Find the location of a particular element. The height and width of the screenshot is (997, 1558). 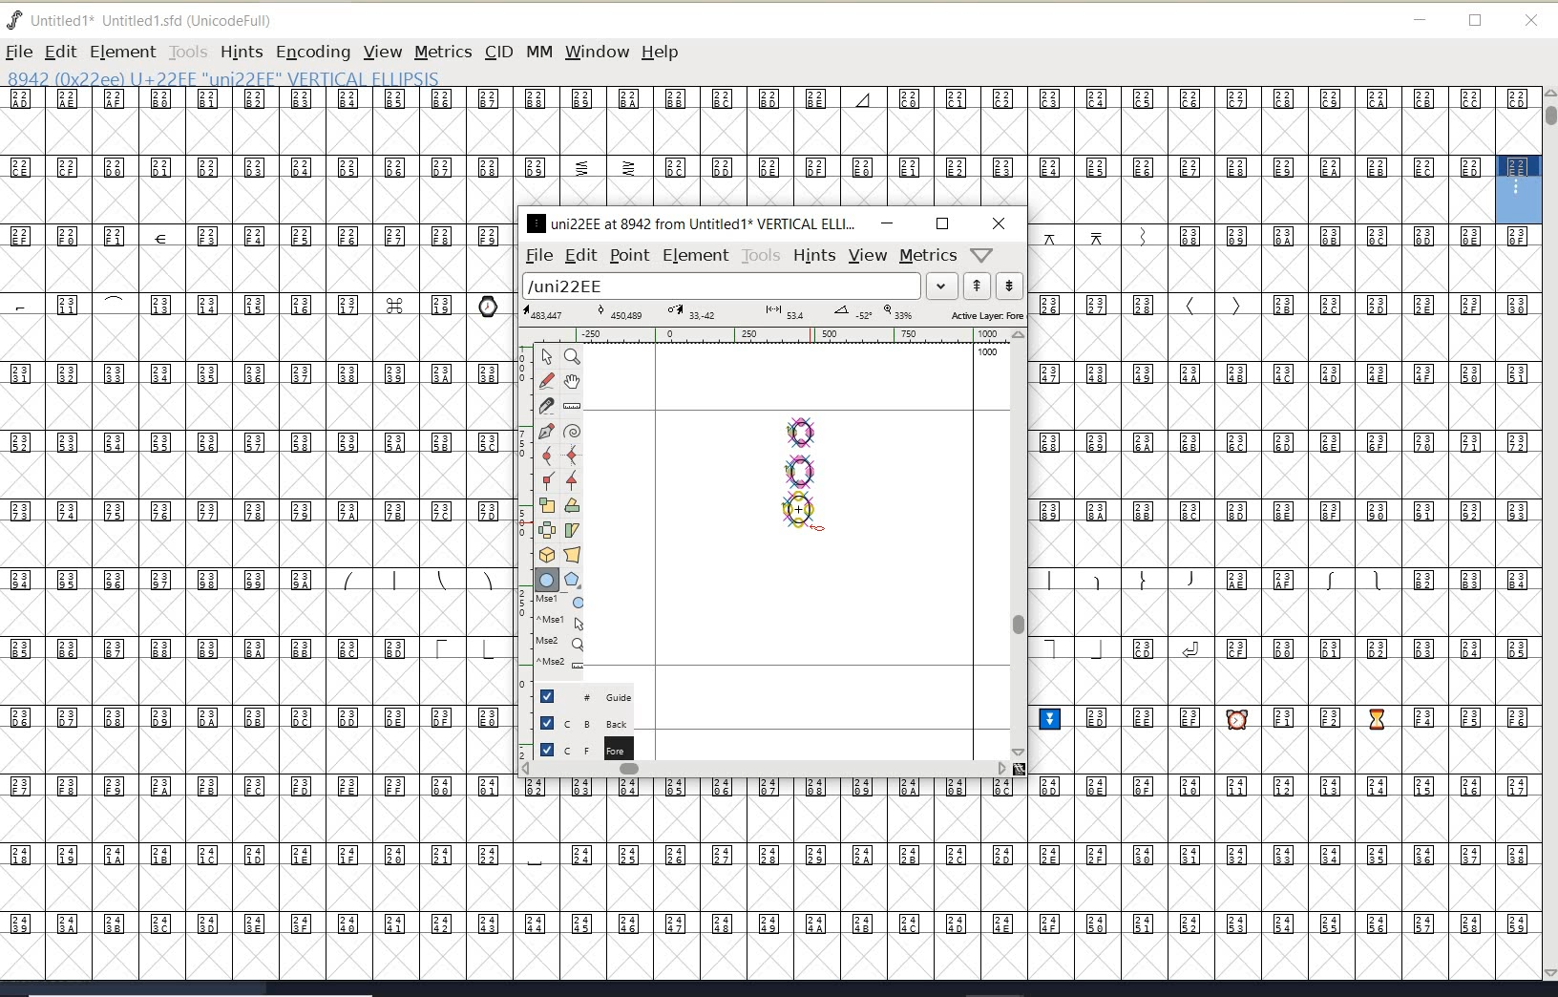

ruler is located at coordinates (766, 337).